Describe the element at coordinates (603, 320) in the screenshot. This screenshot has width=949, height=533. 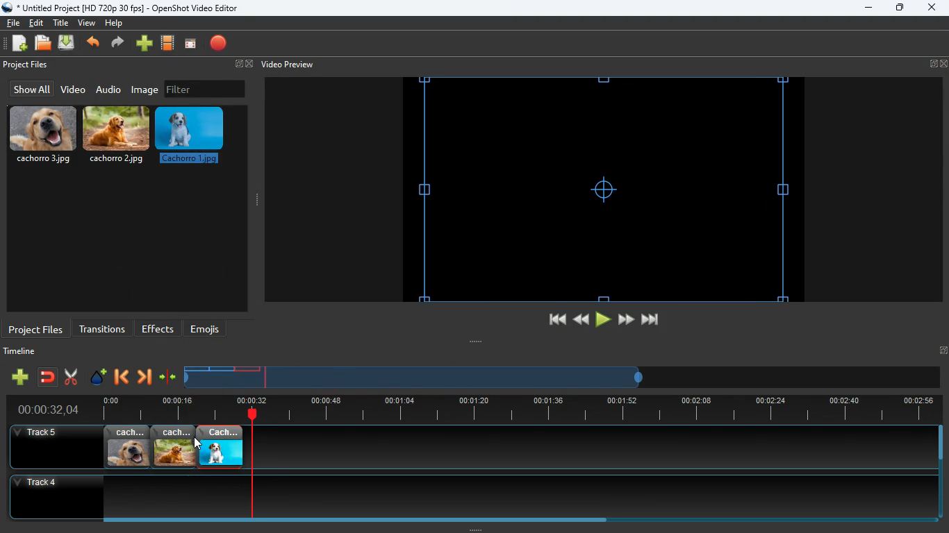
I see `play` at that location.